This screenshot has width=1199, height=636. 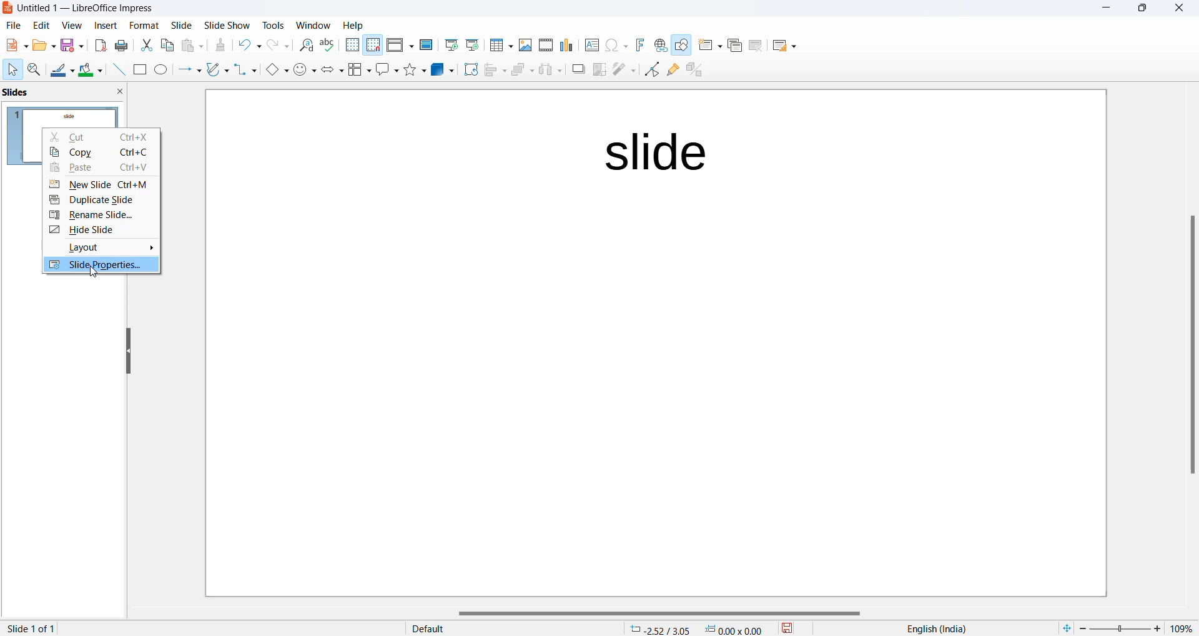 I want to click on shapes, so click(x=417, y=69).